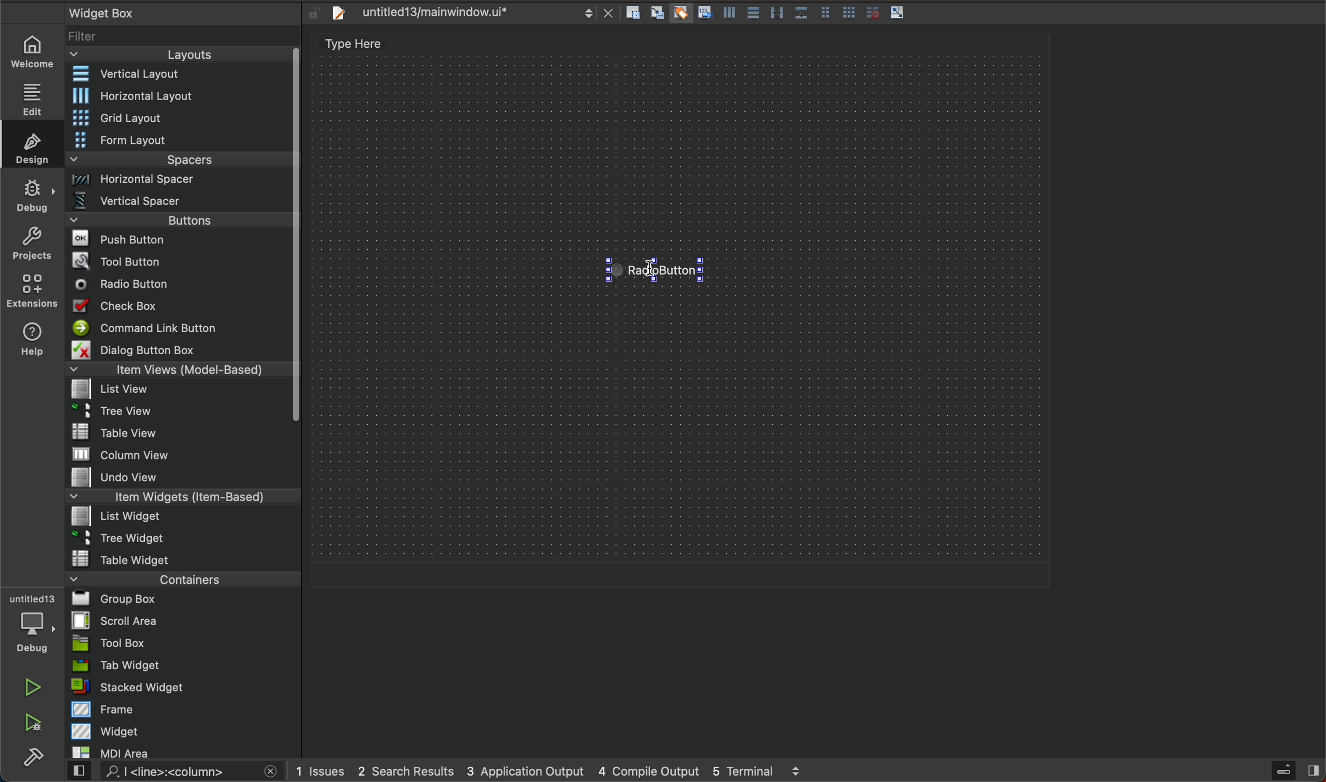 This screenshot has width=1326, height=782. What do you see at coordinates (170, 772) in the screenshot?
I see `search` at bounding box center [170, 772].